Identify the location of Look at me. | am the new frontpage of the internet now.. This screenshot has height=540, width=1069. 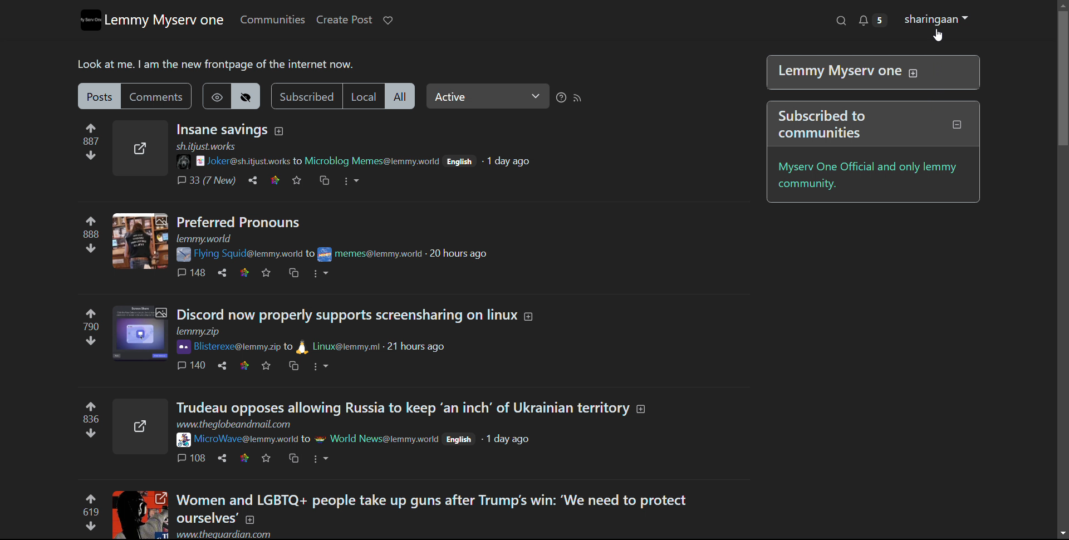
(213, 65).